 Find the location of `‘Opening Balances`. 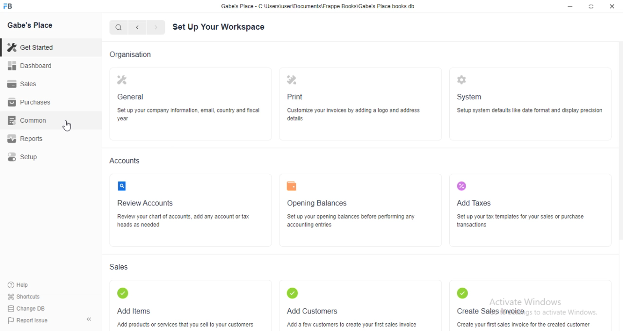

‘Opening Balances is located at coordinates (317, 194).